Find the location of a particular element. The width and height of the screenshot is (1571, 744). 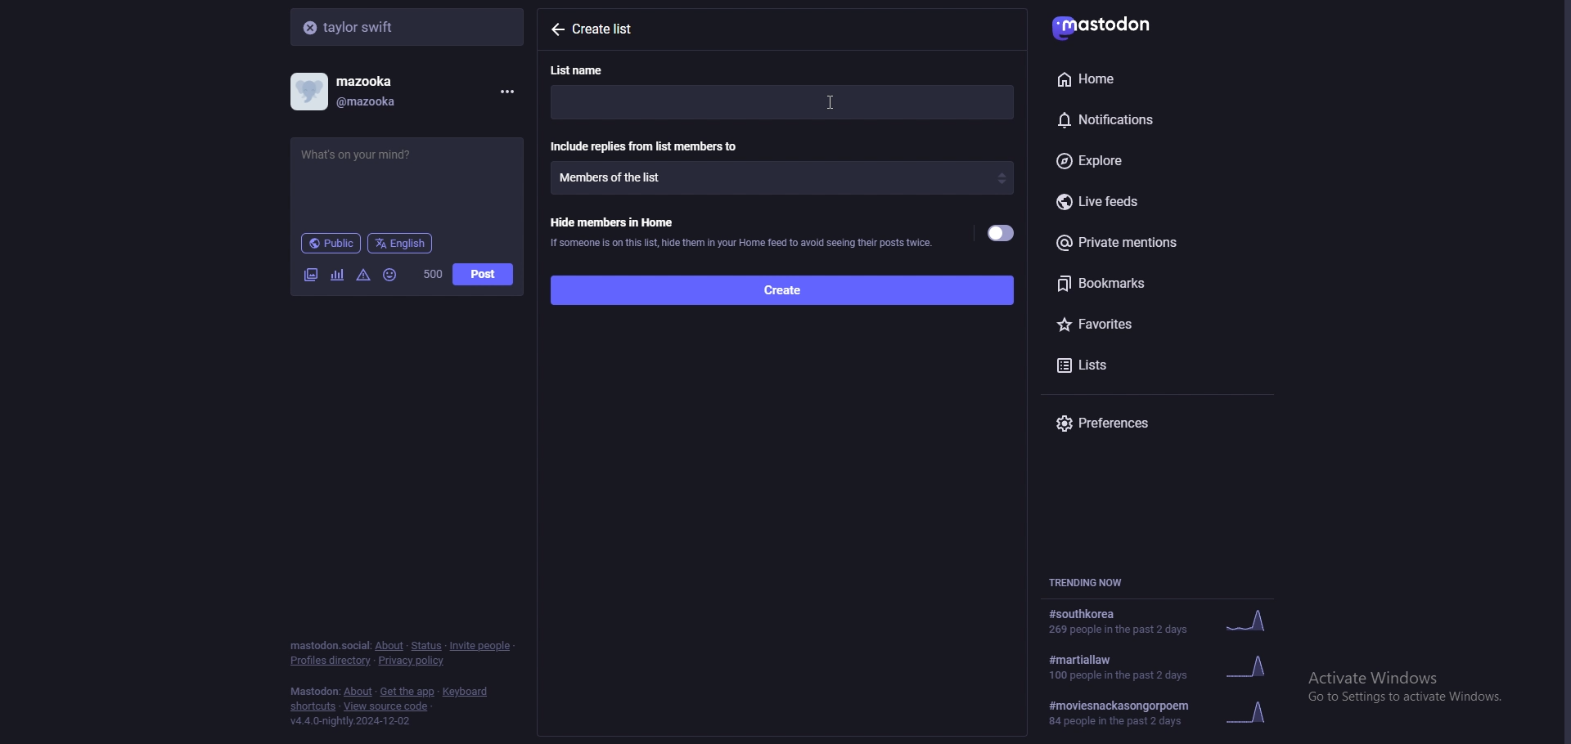

create is located at coordinates (781, 289).